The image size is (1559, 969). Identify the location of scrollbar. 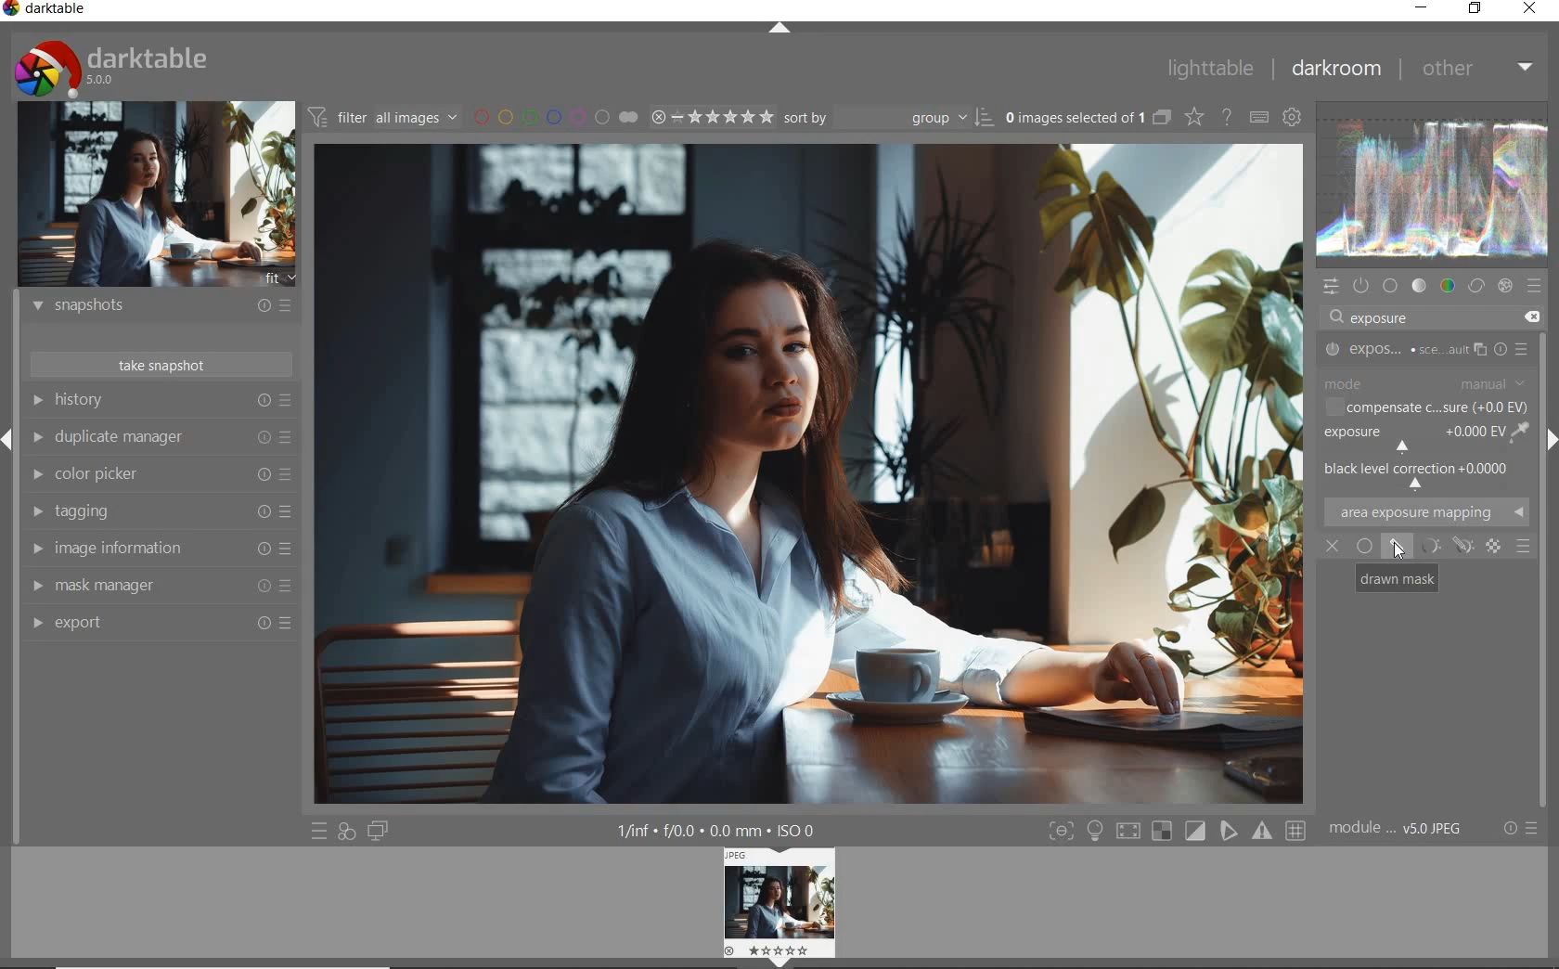
(1548, 572).